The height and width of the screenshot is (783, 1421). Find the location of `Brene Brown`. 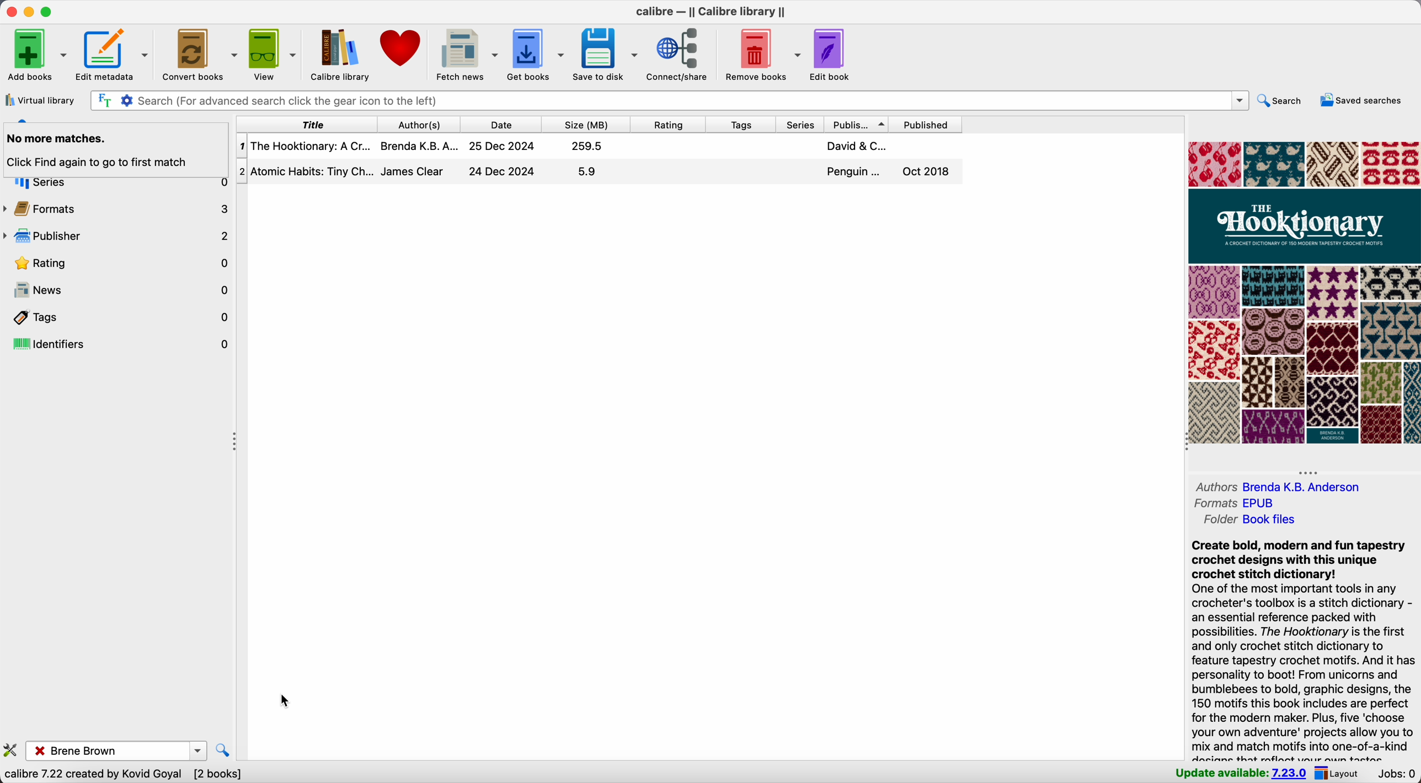

Brene Brown is located at coordinates (117, 749).